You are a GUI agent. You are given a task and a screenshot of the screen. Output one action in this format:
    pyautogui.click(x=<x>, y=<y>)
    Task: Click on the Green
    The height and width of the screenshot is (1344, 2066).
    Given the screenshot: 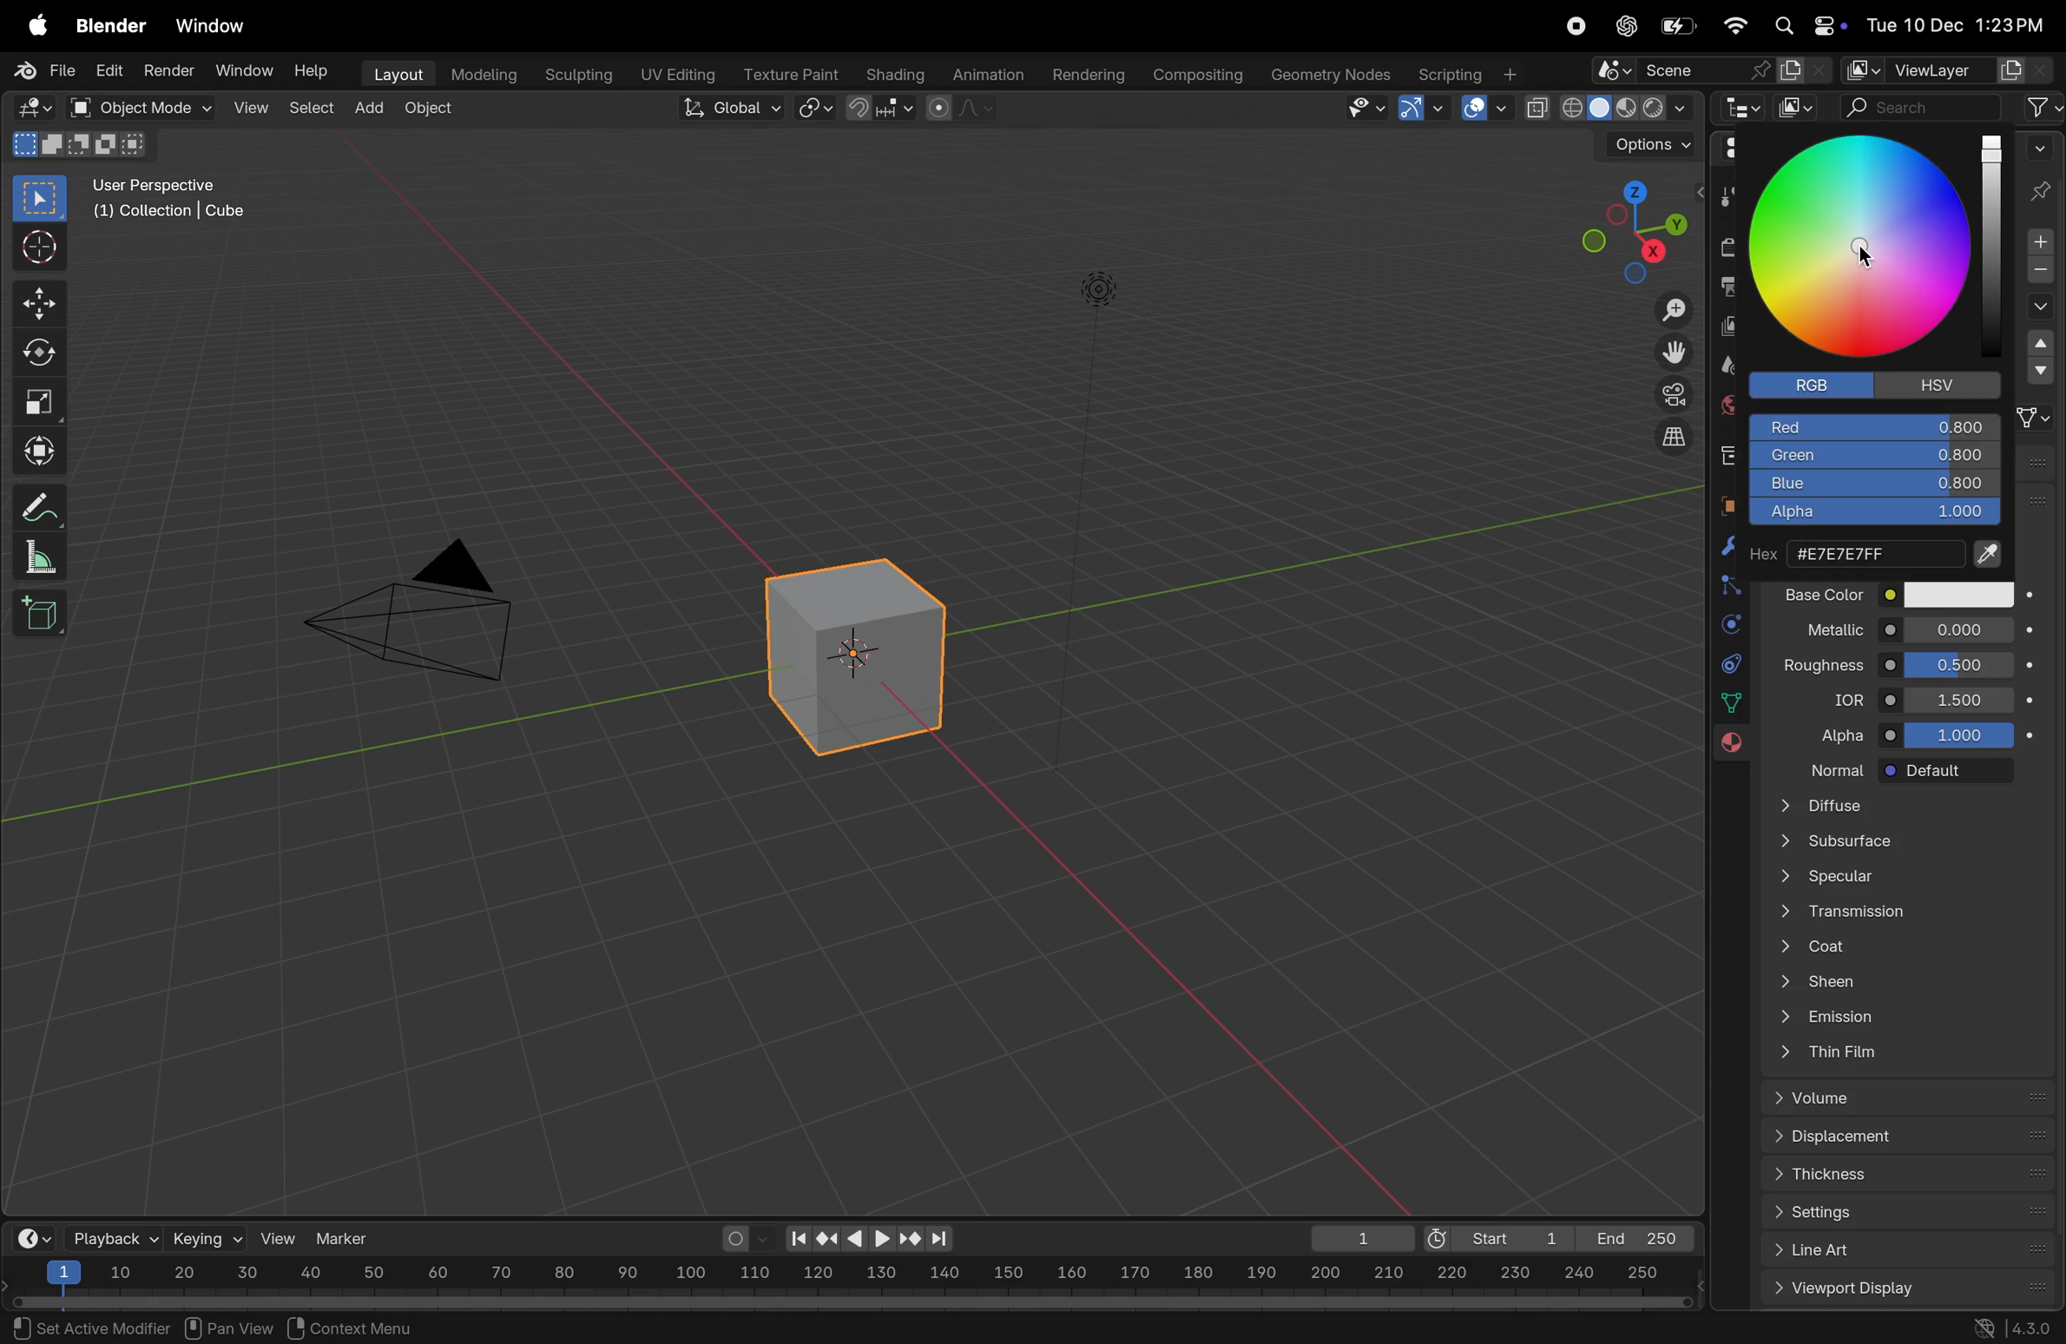 What is the action you would take?
    pyautogui.click(x=1875, y=456)
    